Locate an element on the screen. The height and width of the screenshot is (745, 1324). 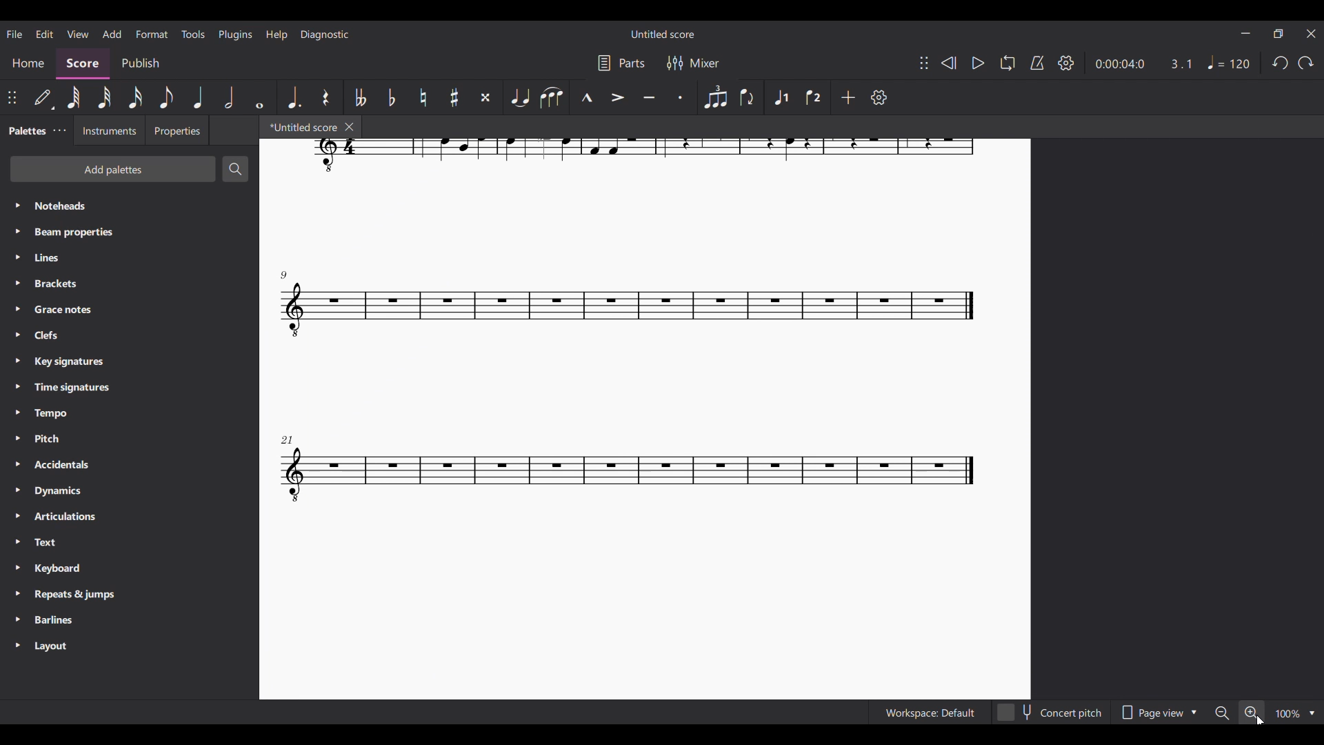
Time signatures is located at coordinates (129, 388).